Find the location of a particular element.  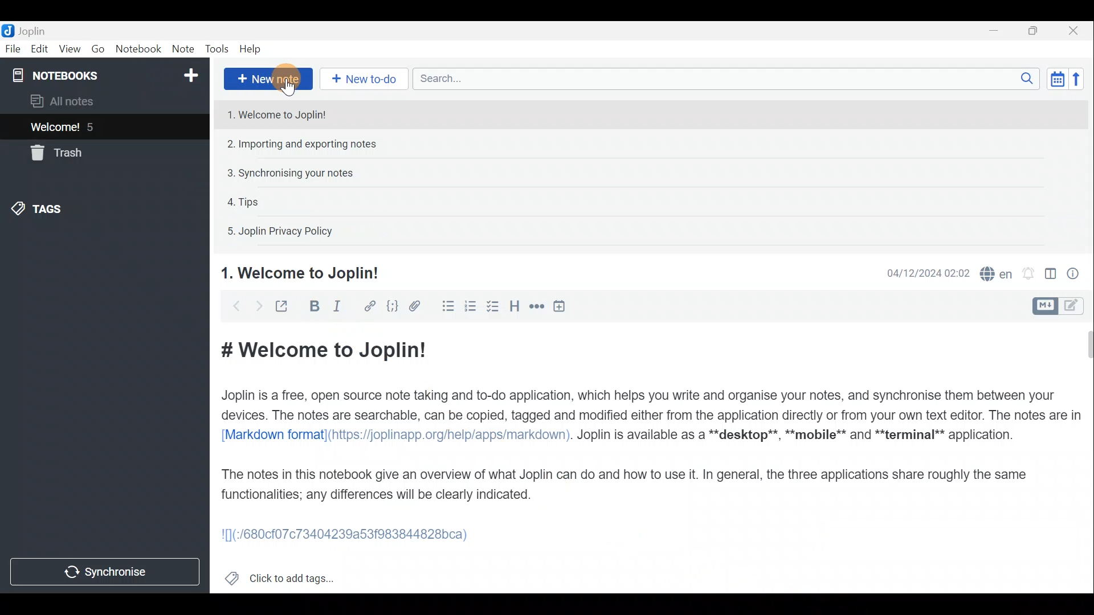

Search bar is located at coordinates (723, 78).